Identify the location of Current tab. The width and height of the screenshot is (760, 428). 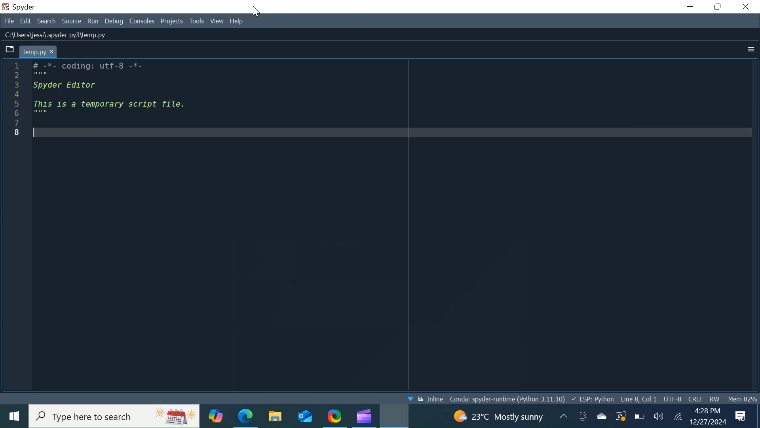
(38, 51).